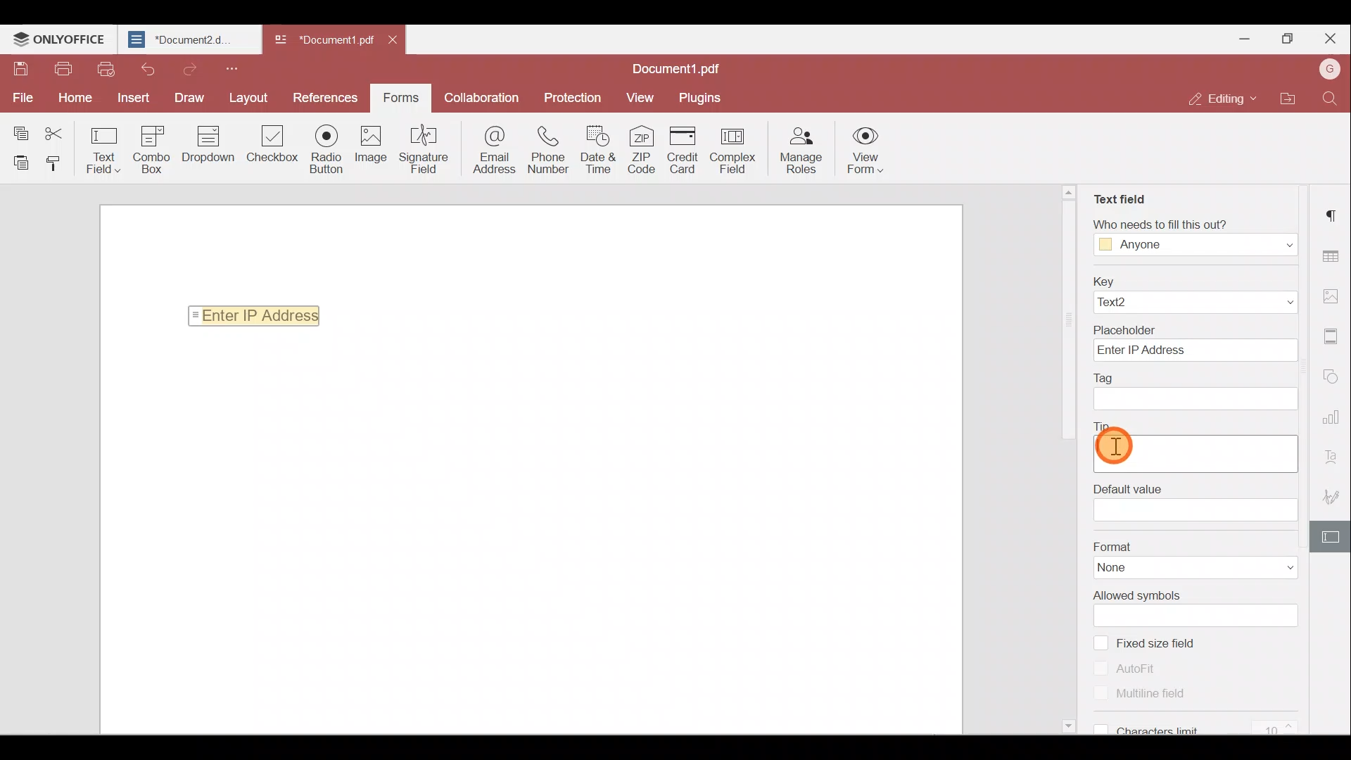  What do you see at coordinates (132, 96) in the screenshot?
I see `Insert` at bounding box center [132, 96].